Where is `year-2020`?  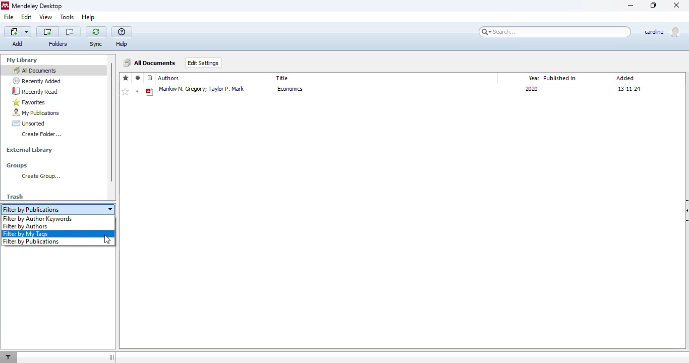 year-2020 is located at coordinates (530, 91).